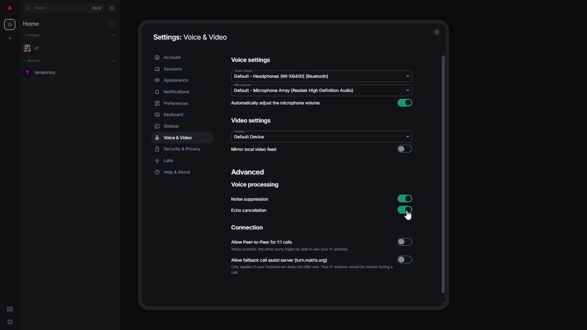 The height and width of the screenshot is (330, 587). I want to click on add, so click(113, 60).